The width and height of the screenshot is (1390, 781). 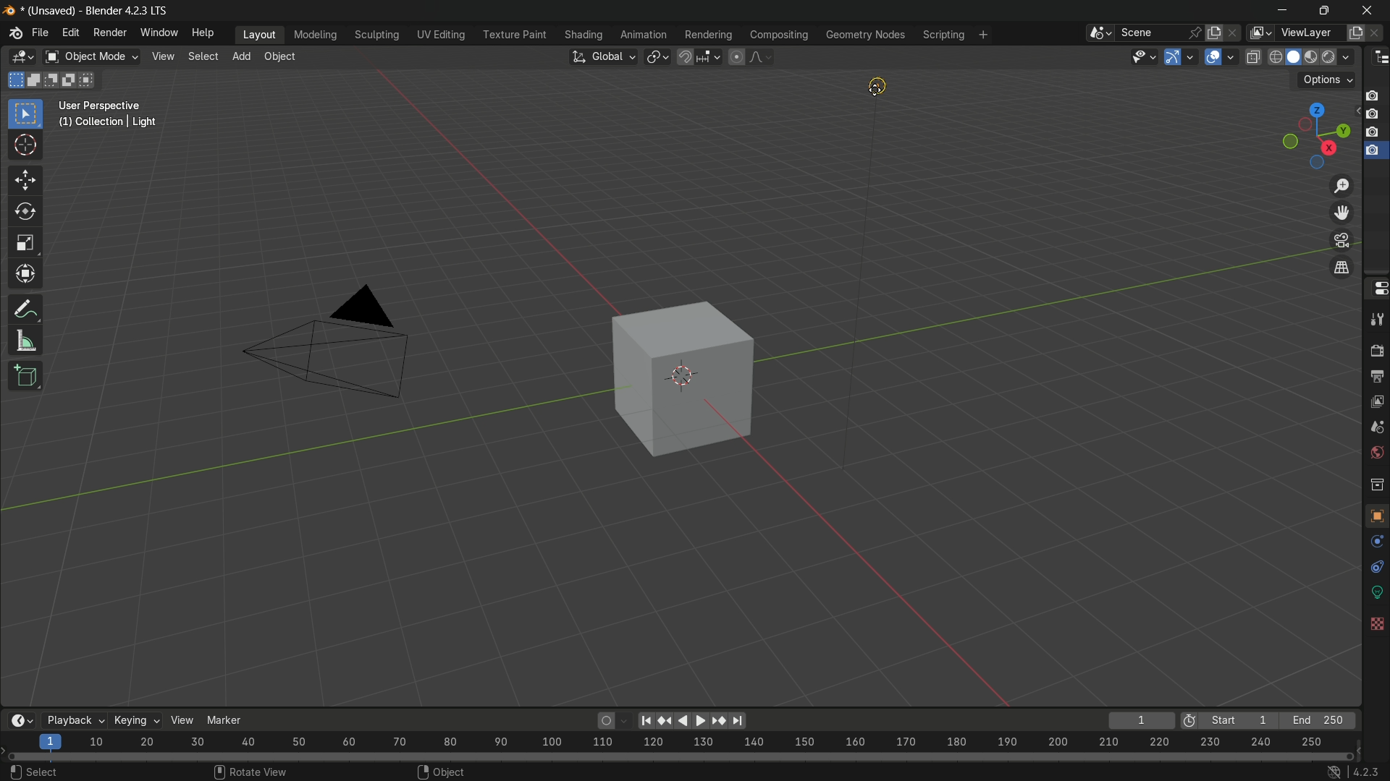 What do you see at coordinates (91, 57) in the screenshot?
I see `object mode` at bounding box center [91, 57].